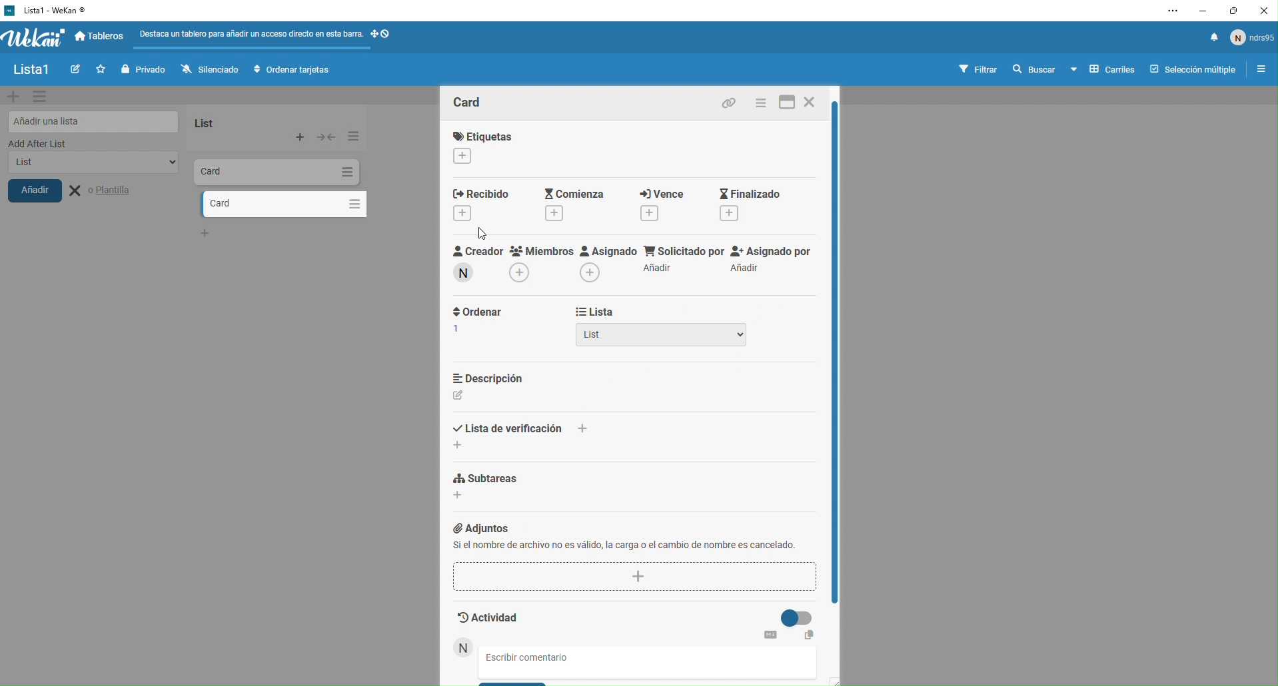  Describe the element at coordinates (352, 136) in the screenshot. I see `Options` at that location.